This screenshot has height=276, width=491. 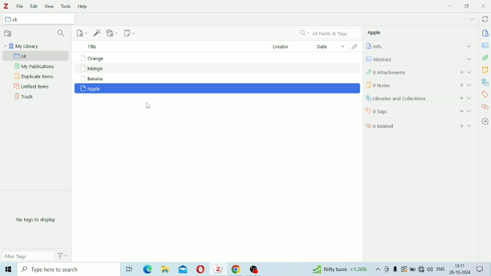 What do you see at coordinates (35, 77) in the screenshot?
I see `Duplicate items.` at bounding box center [35, 77].